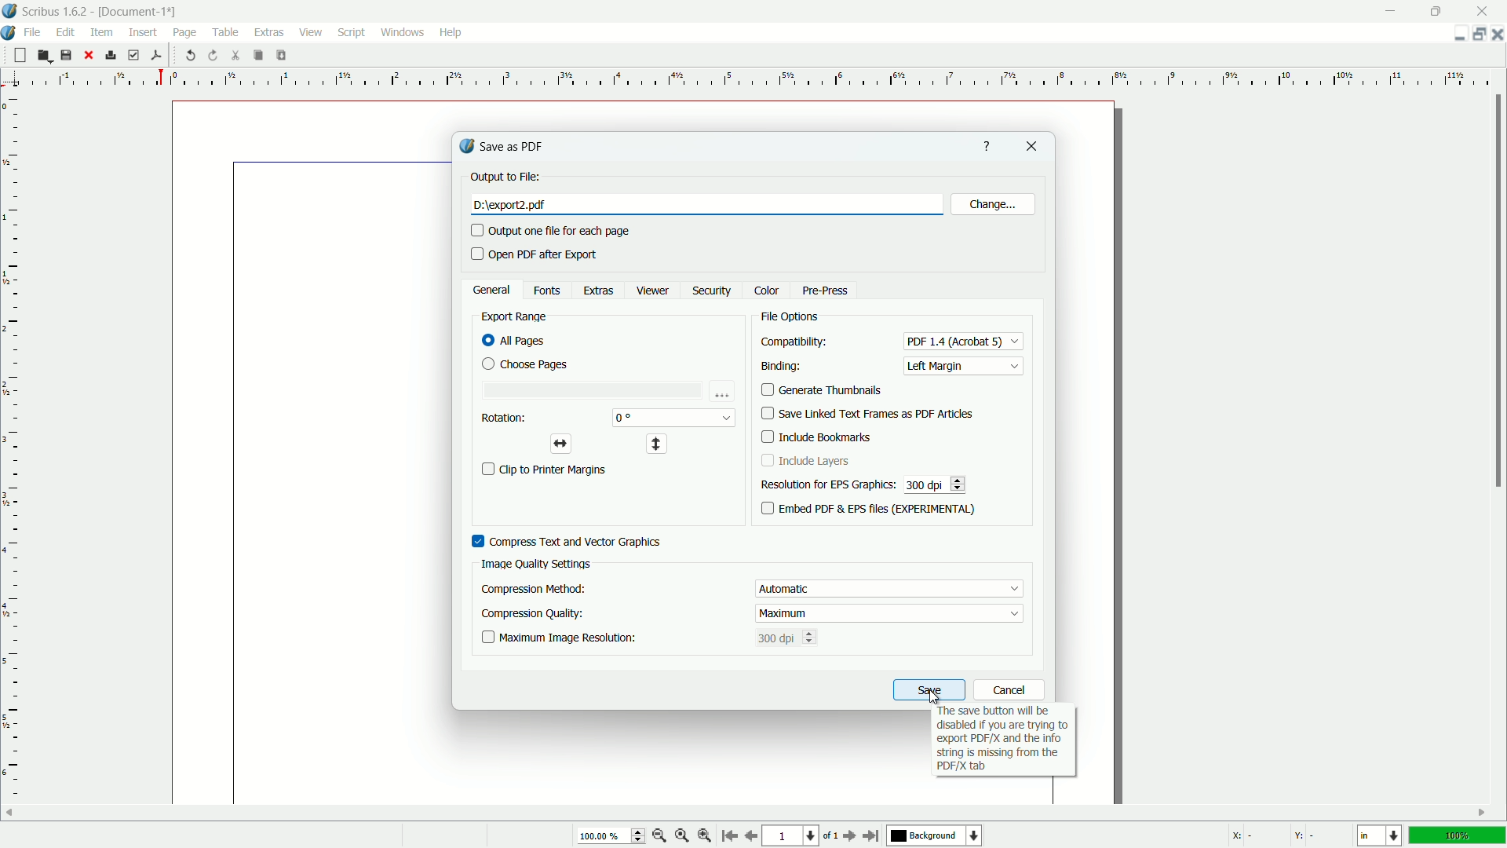 The image size is (1507, 848). What do you see at coordinates (869, 510) in the screenshot?
I see `embed pdf & eps files(EXPERIMENTAL)` at bounding box center [869, 510].